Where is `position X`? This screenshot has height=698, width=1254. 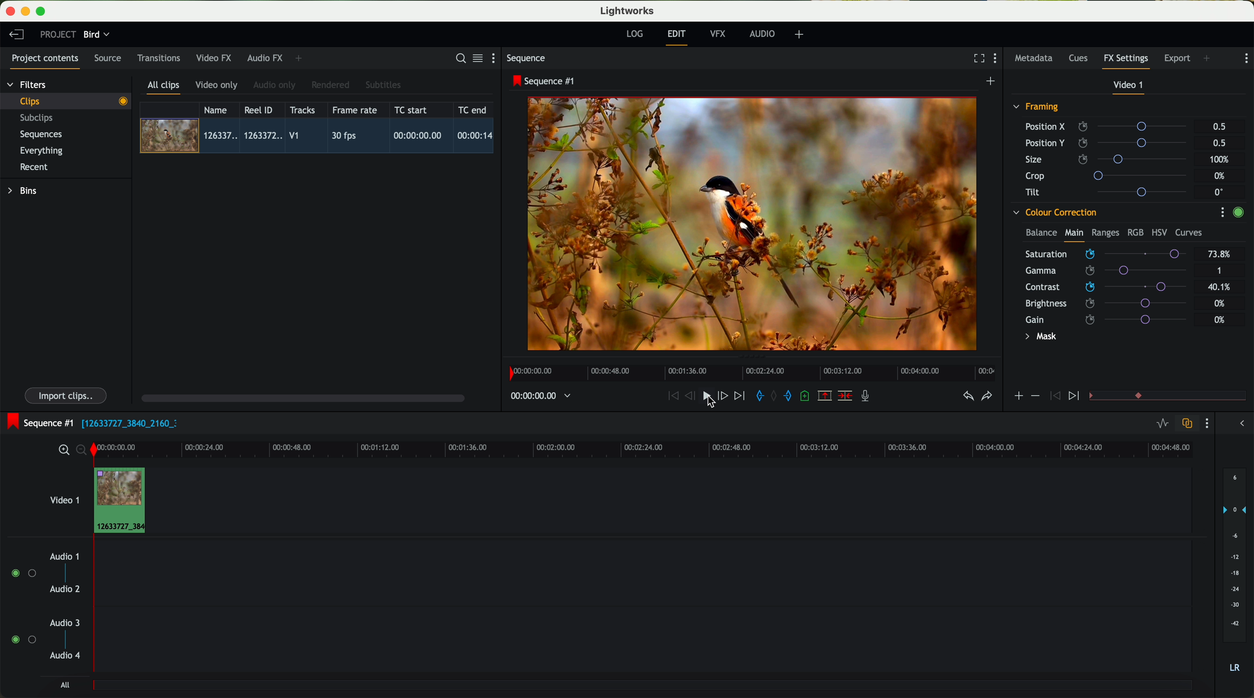 position X is located at coordinates (1109, 126).